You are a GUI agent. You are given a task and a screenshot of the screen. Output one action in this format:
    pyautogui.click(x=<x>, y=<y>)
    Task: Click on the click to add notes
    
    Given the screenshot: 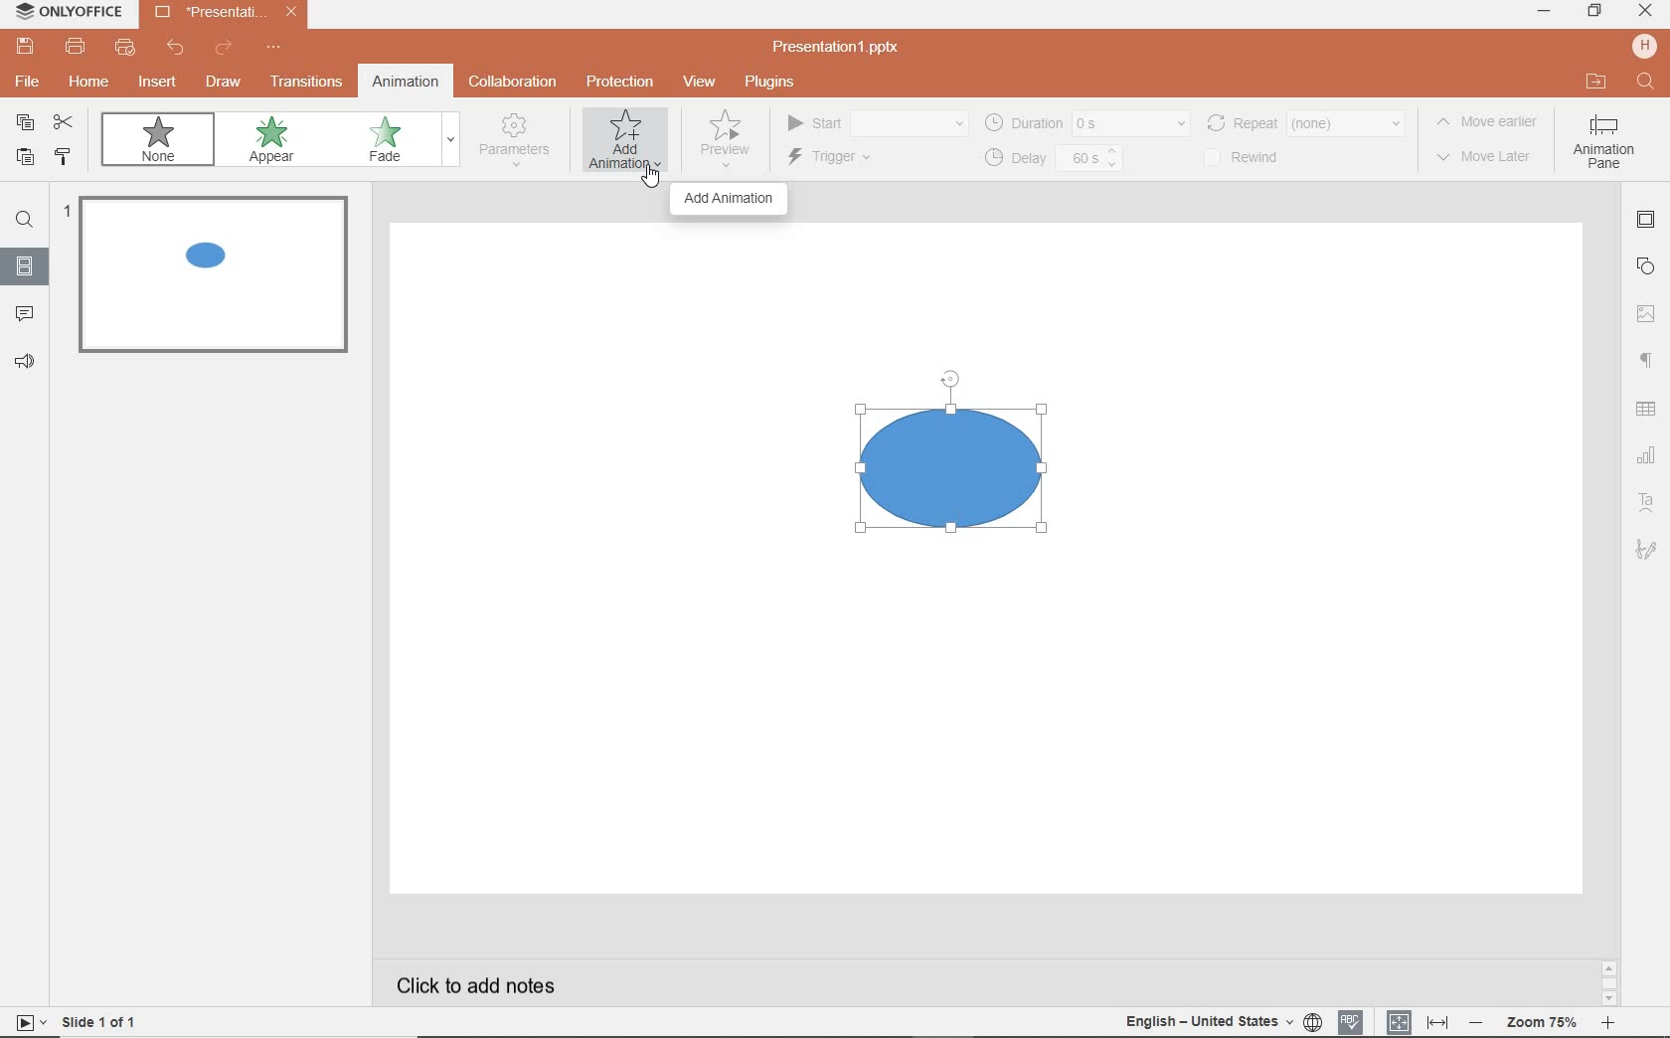 What is the action you would take?
    pyautogui.click(x=481, y=979)
    